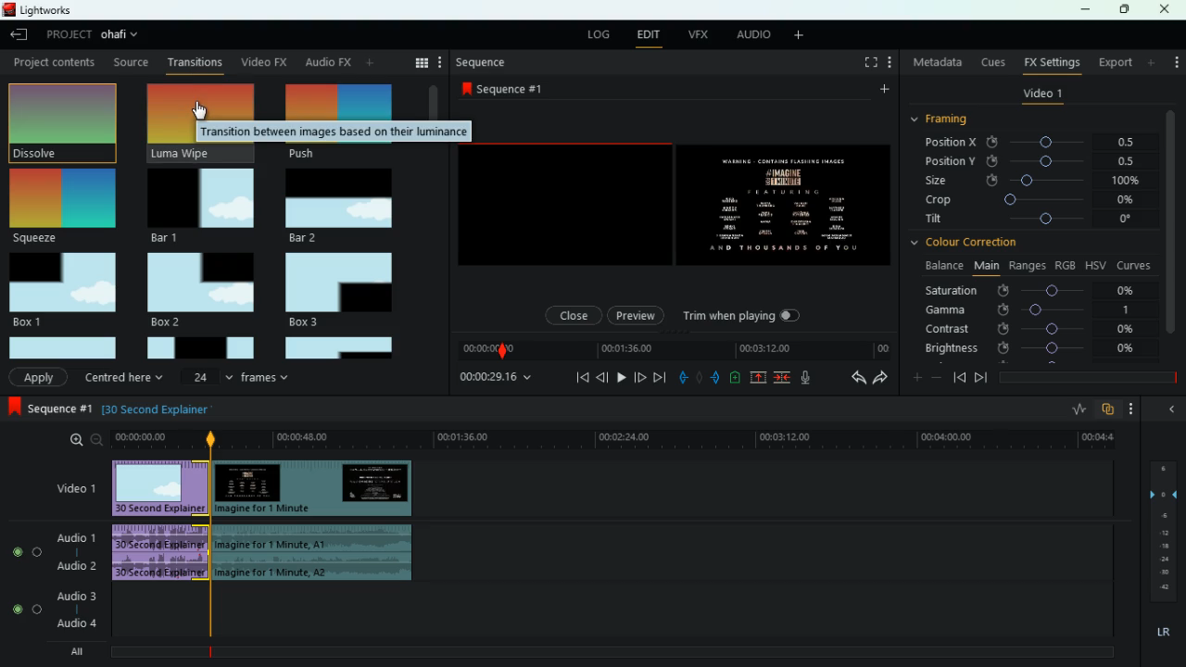  I want to click on front, so click(981, 377).